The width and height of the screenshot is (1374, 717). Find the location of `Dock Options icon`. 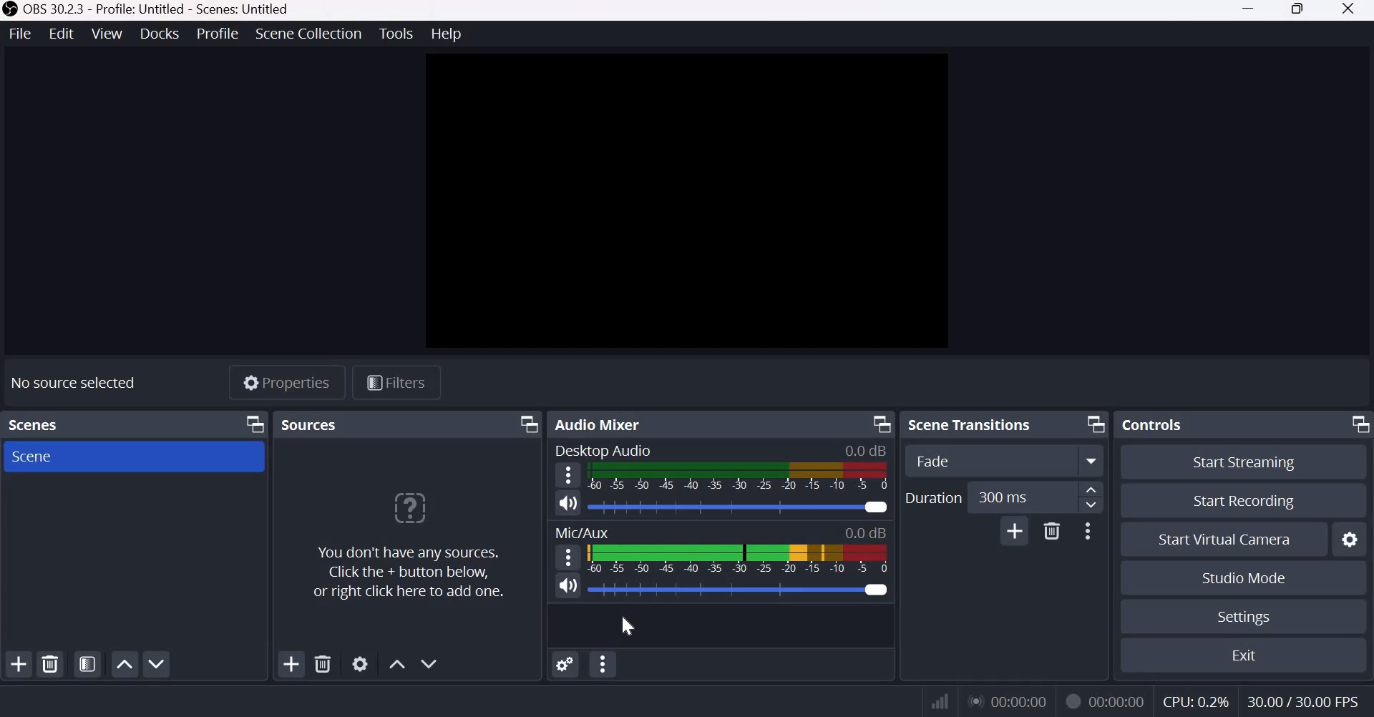

Dock Options icon is located at coordinates (879, 424).